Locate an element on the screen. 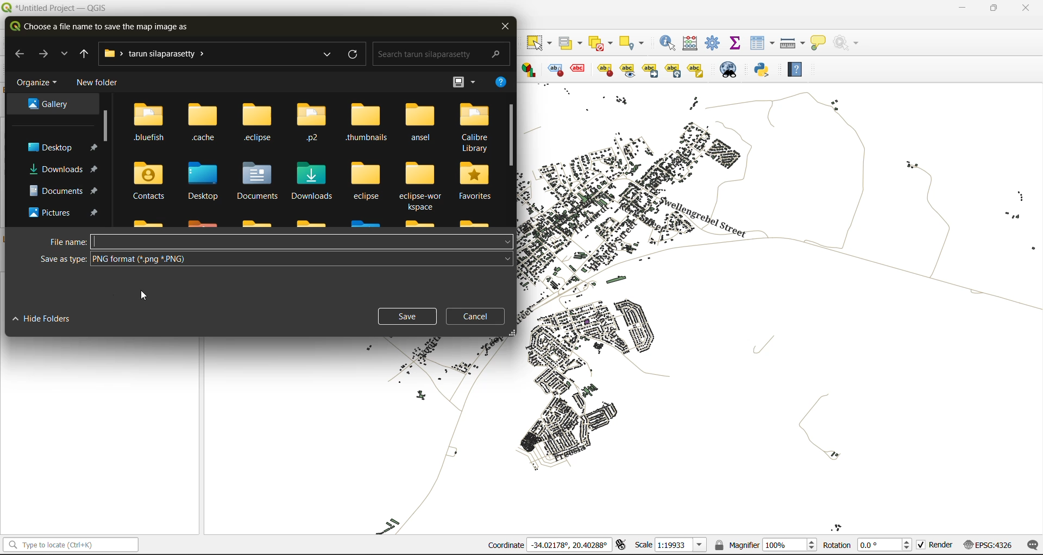  calculator is located at coordinates (692, 43).